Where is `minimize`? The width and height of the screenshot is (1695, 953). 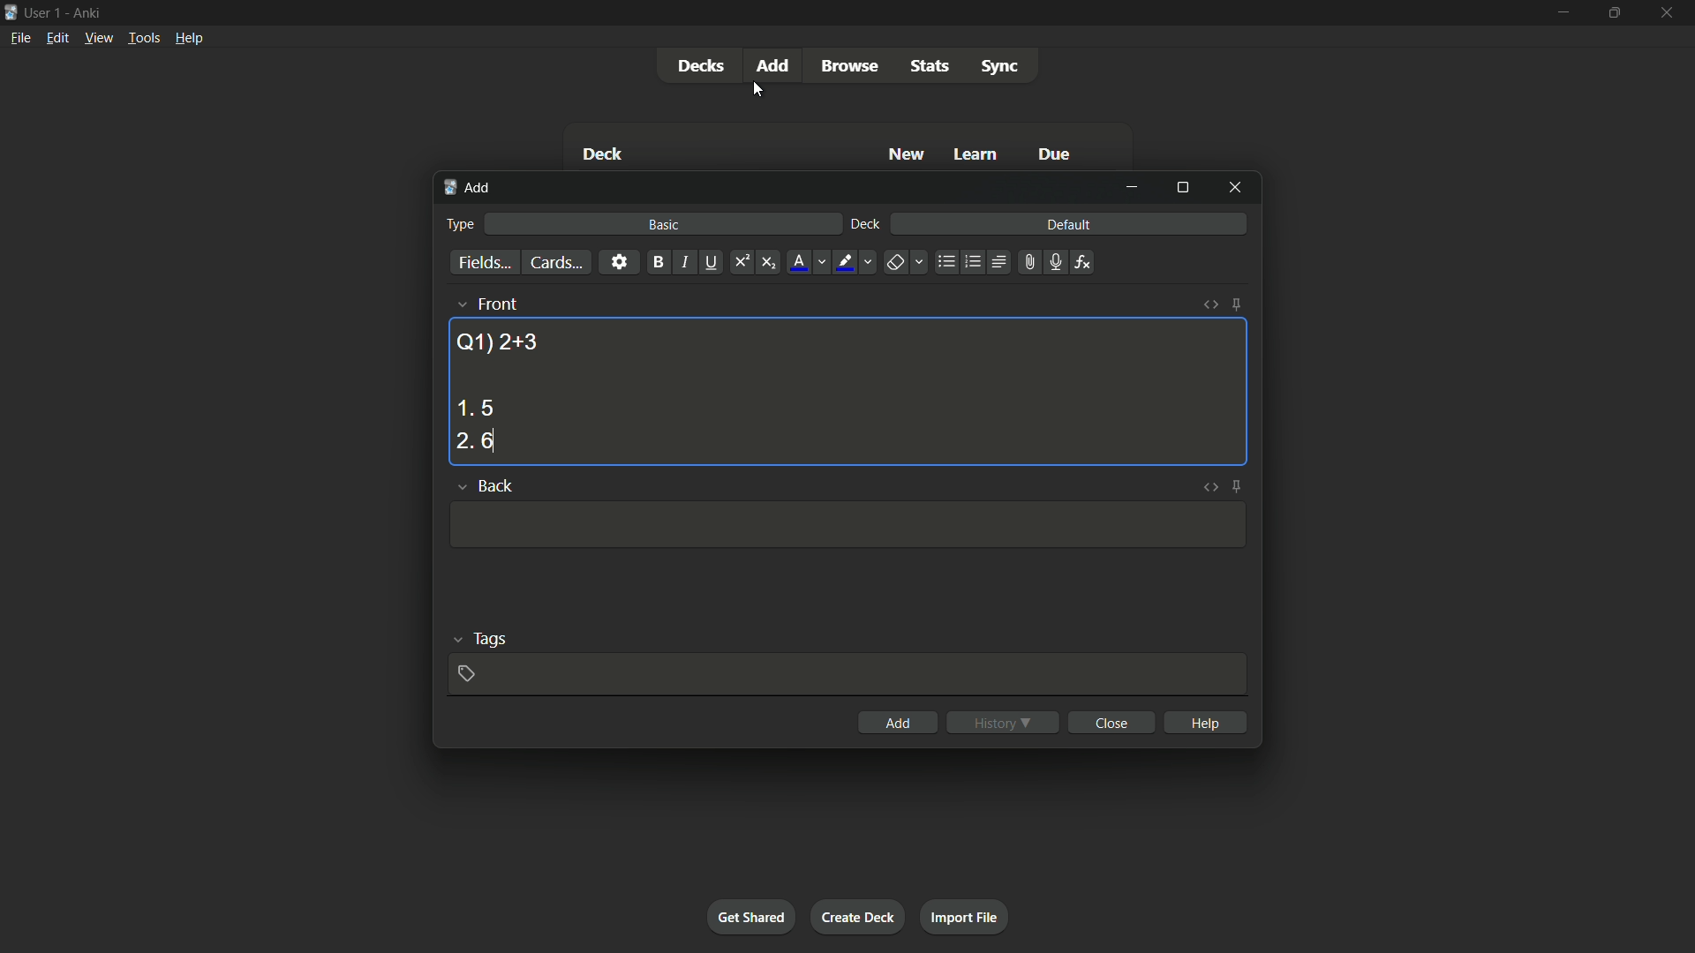
minimize is located at coordinates (1562, 11).